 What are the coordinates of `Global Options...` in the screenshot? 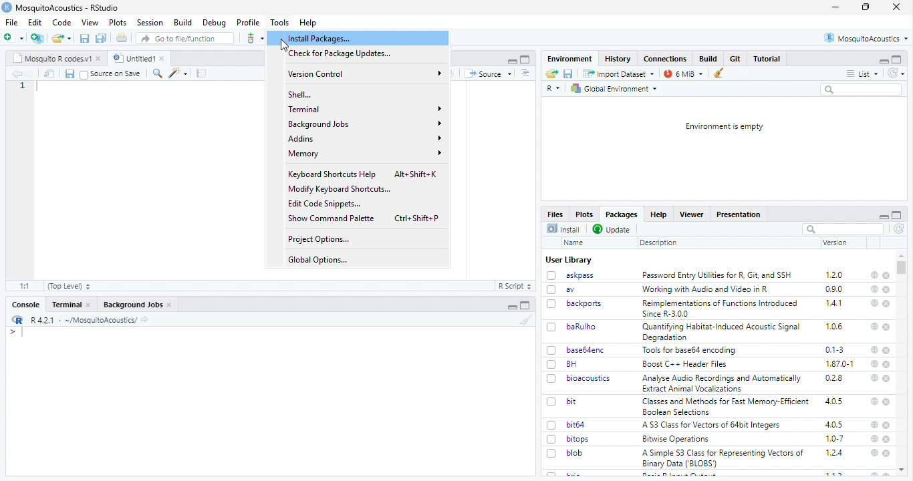 It's located at (319, 260).